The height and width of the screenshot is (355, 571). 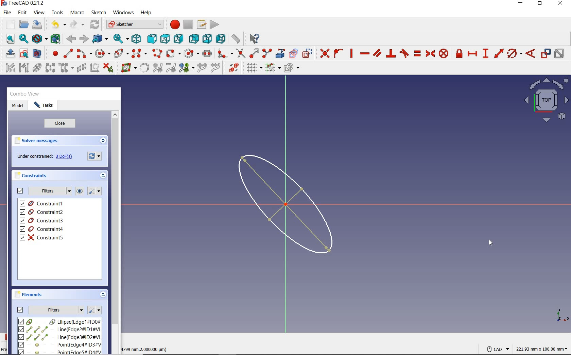 I want to click on constrain coincident, so click(x=323, y=53).